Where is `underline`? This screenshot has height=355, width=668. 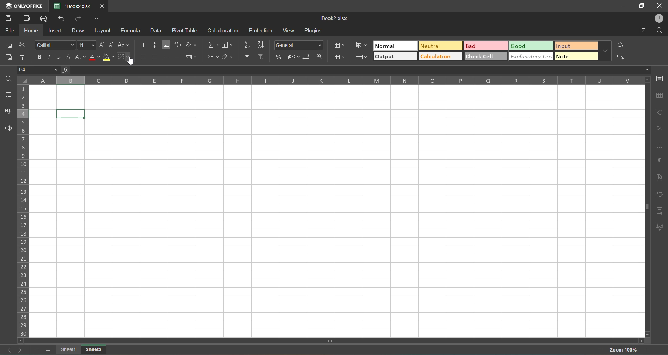 underline is located at coordinates (58, 57).